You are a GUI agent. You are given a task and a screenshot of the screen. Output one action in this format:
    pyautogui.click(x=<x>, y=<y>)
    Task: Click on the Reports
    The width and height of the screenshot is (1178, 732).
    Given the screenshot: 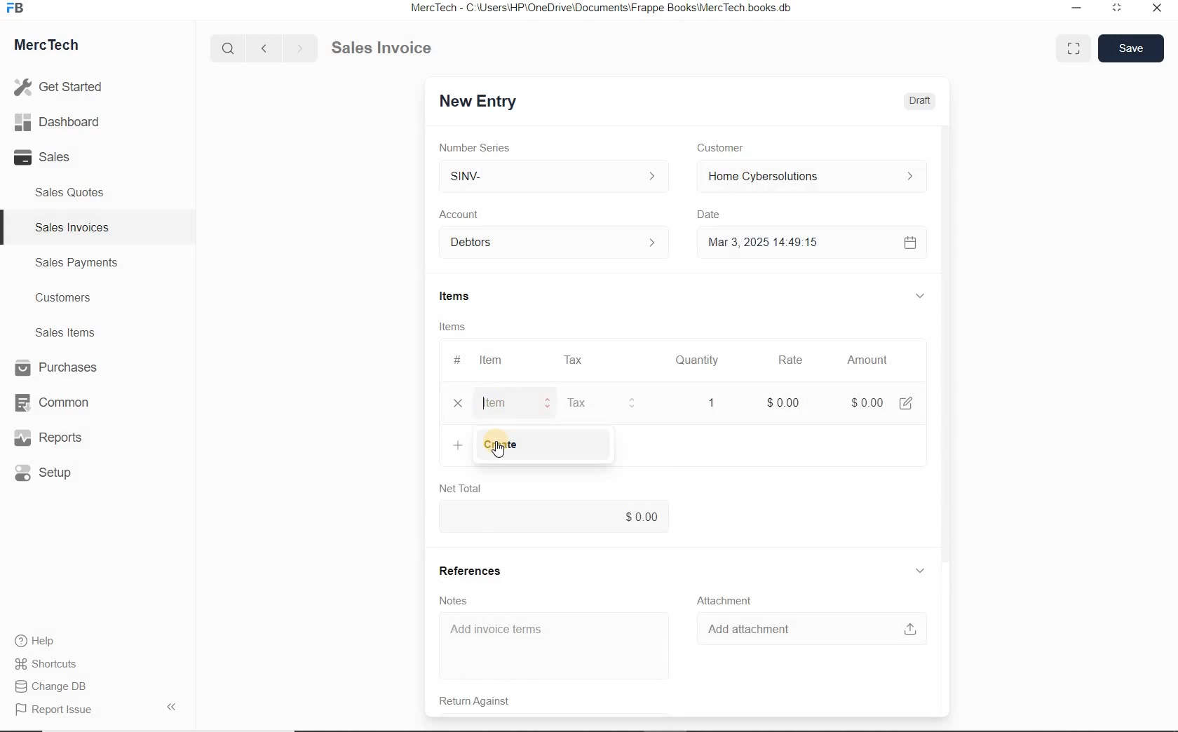 What is the action you would take?
    pyautogui.click(x=59, y=438)
    